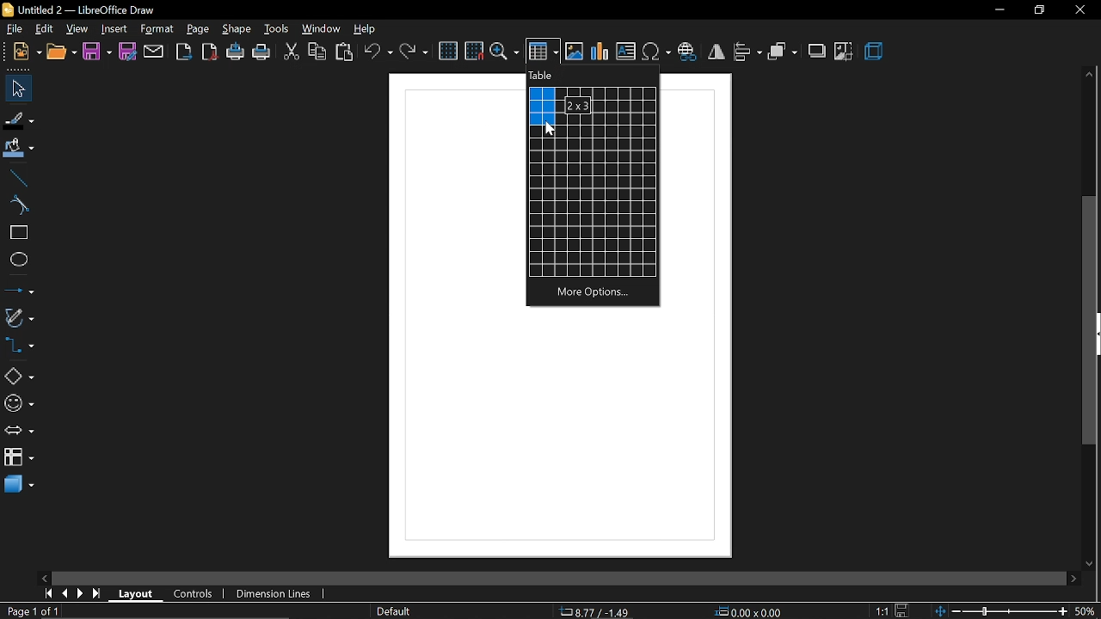 The width and height of the screenshot is (1101, 619). Describe the element at coordinates (126, 51) in the screenshot. I see `save as` at that location.